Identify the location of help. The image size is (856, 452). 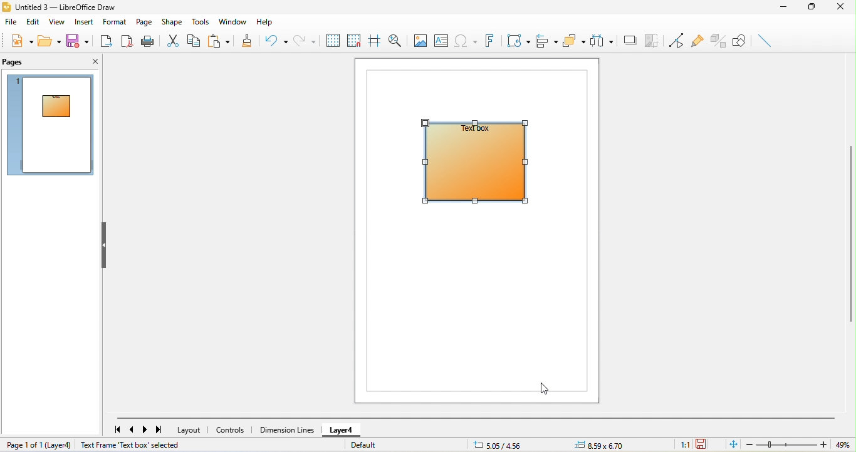
(264, 23).